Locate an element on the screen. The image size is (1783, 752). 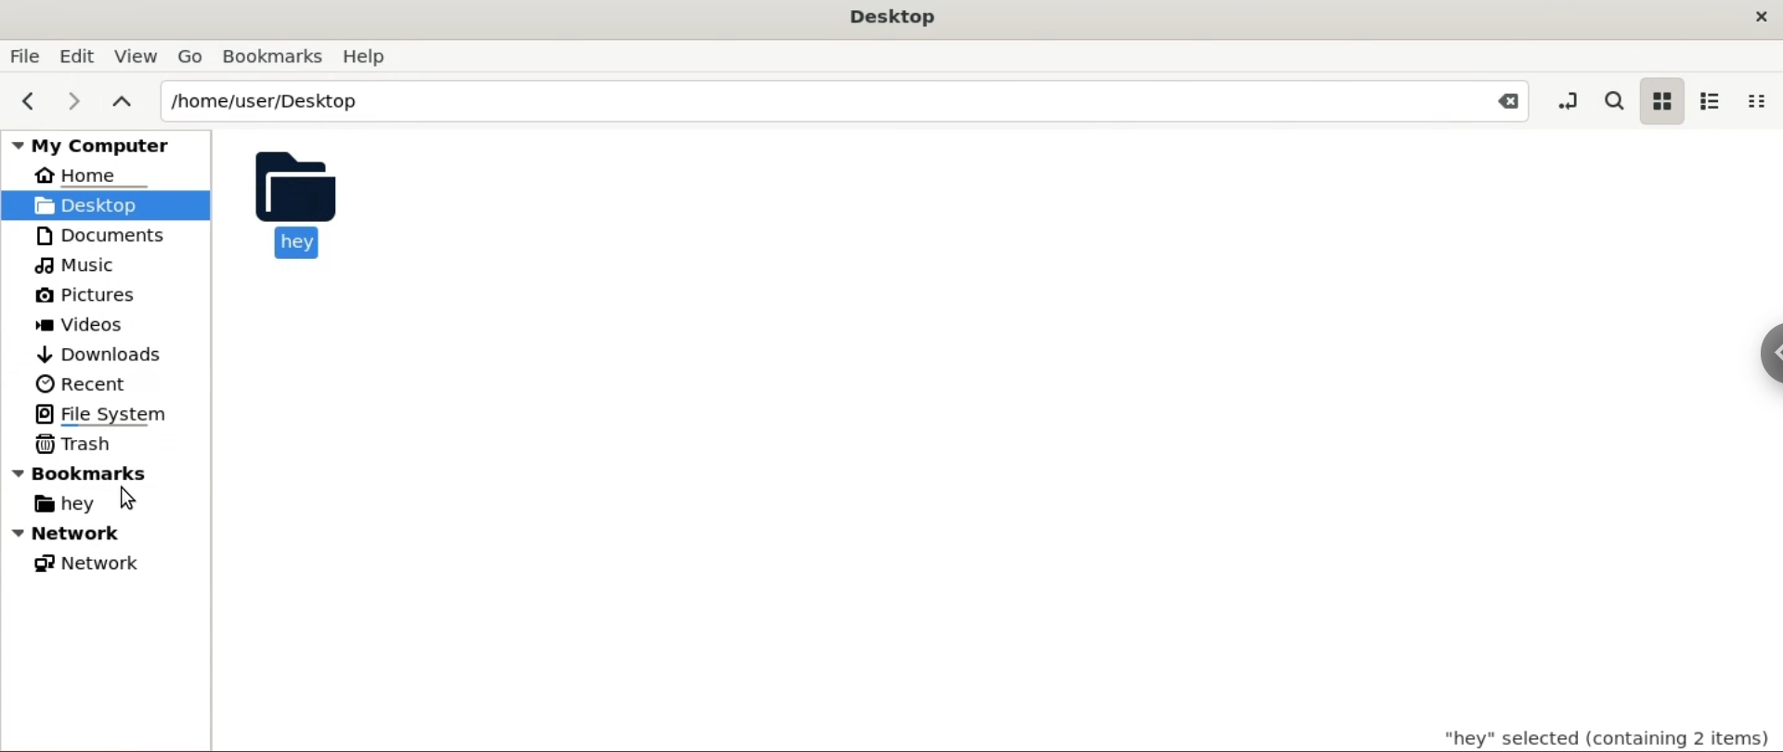
Help is located at coordinates (370, 58).